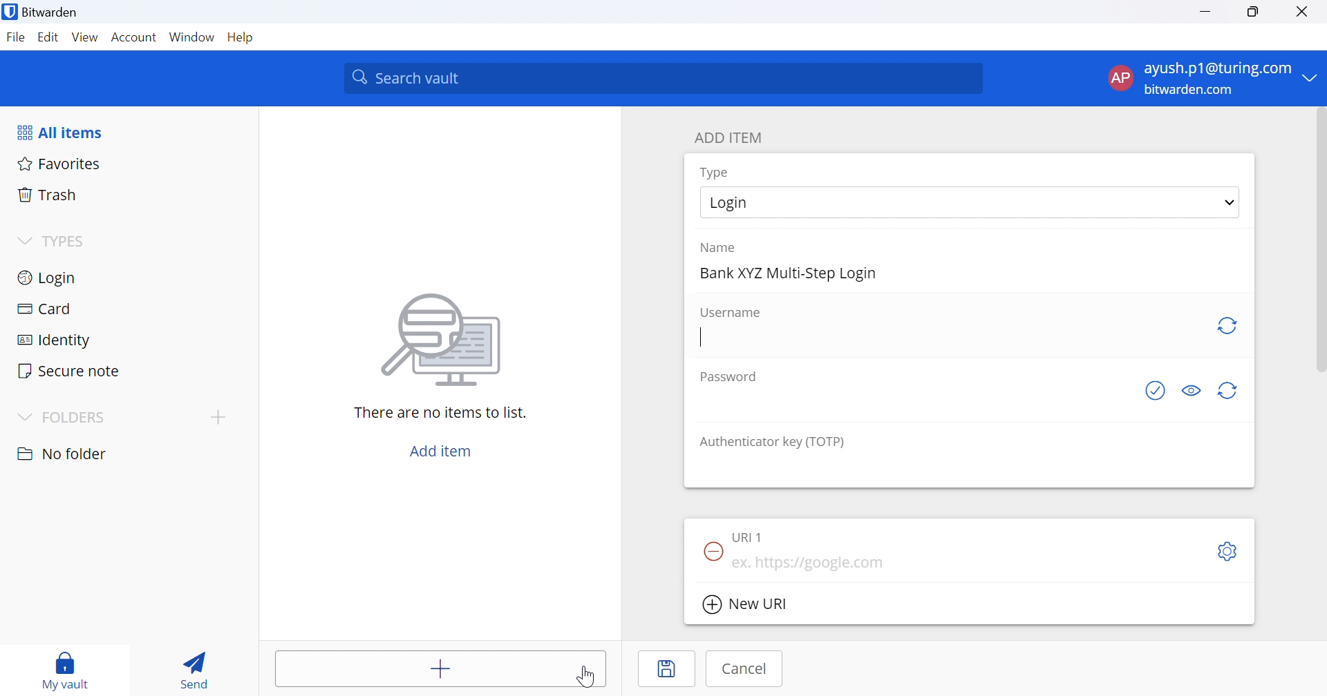 Image resolution: width=1327 pixels, height=696 pixels. Describe the element at coordinates (442, 668) in the screenshot. I see `Add item` at that location.